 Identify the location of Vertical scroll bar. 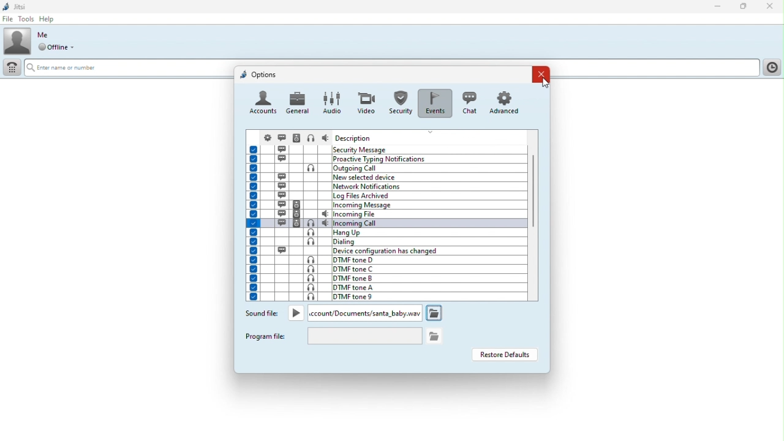
(535, 206).